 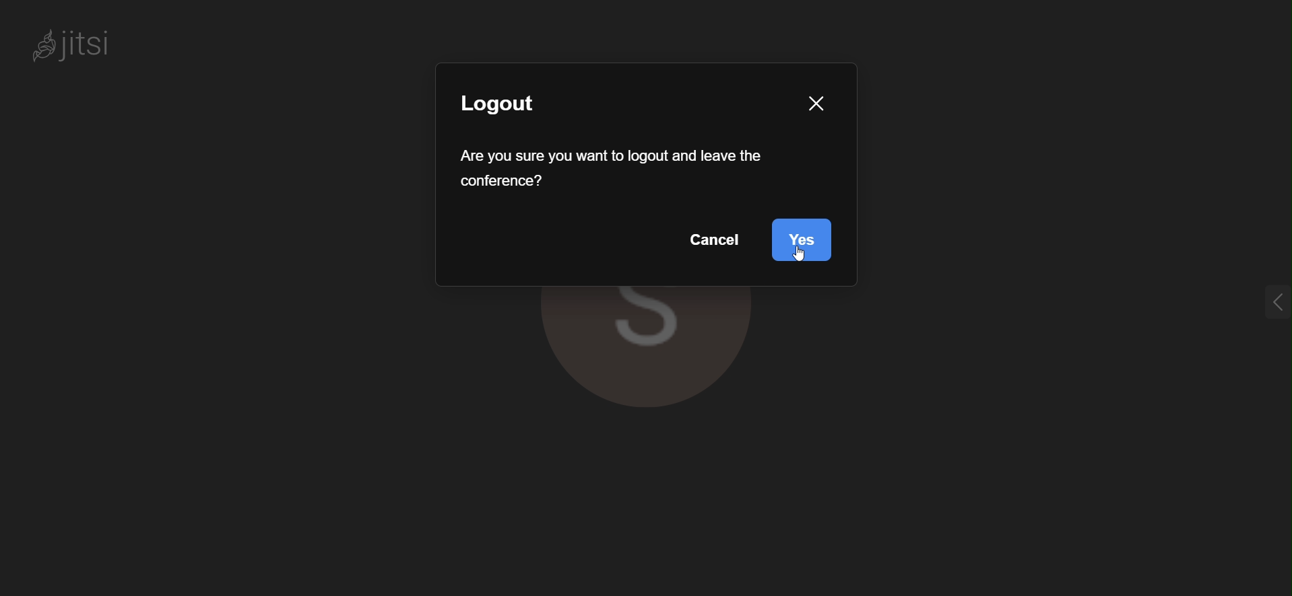 What do you see at coordinates (716, 244) in the screenshot?
I see `cancel` at bounding box center [716, 244].